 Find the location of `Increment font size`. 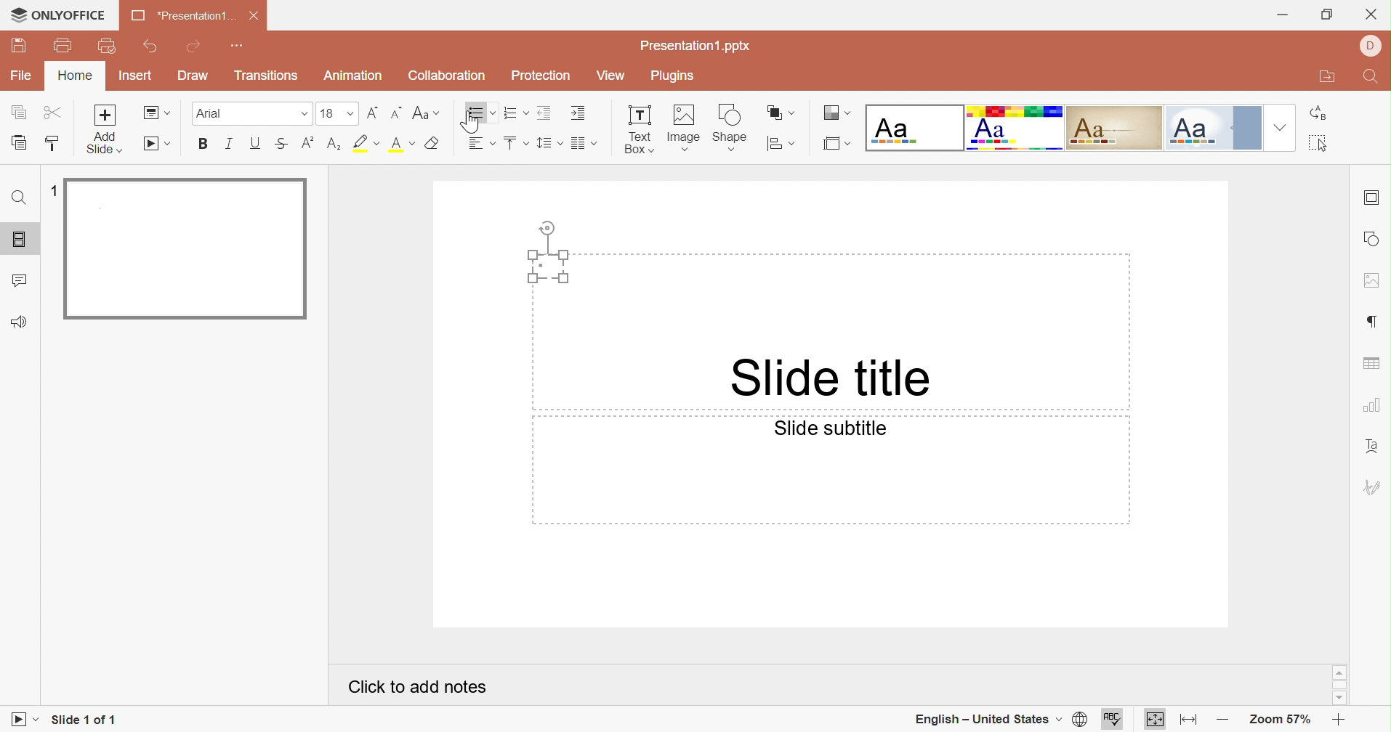

Increment font size is located at coordinates (373, 112).